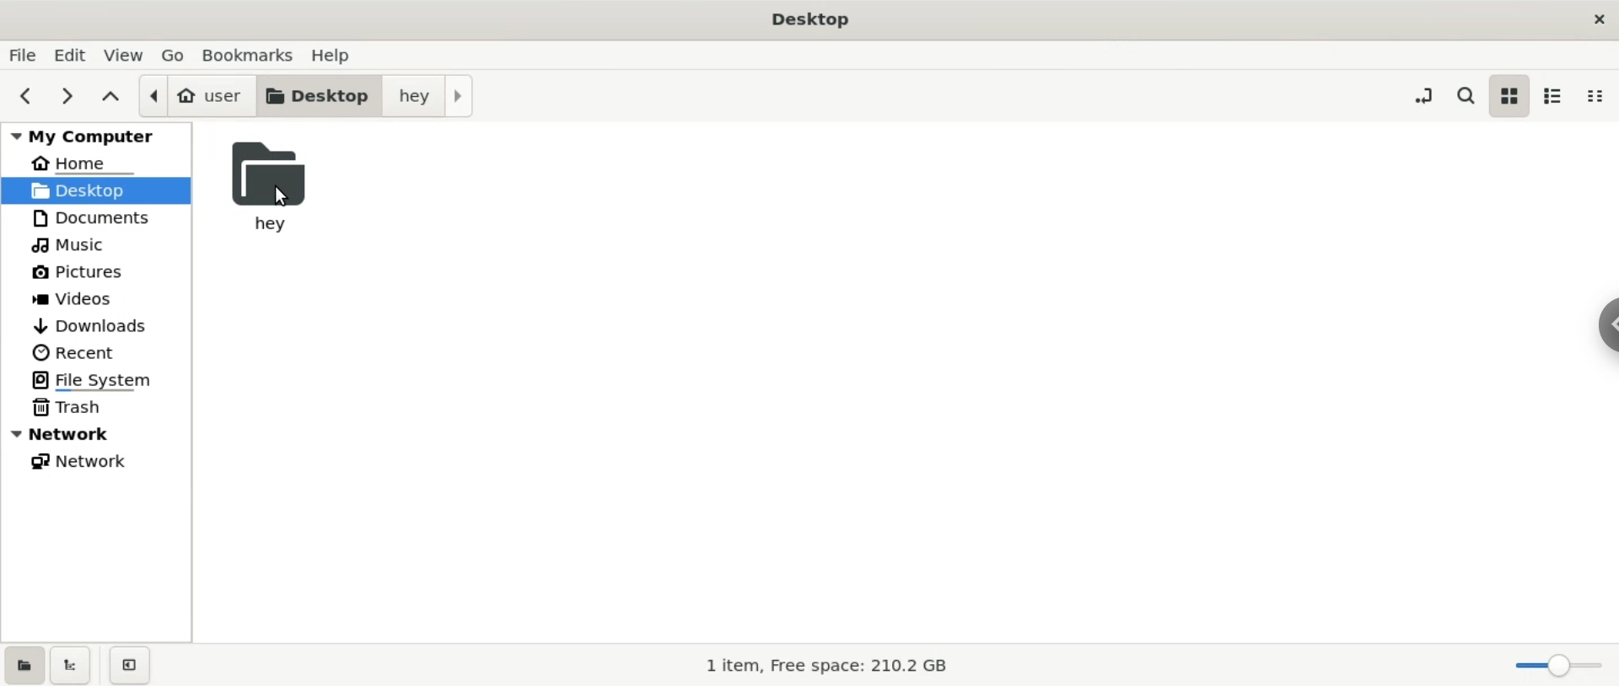 This screenshot has width=1619, height=686. I want to click on edit, so click(71, 55).